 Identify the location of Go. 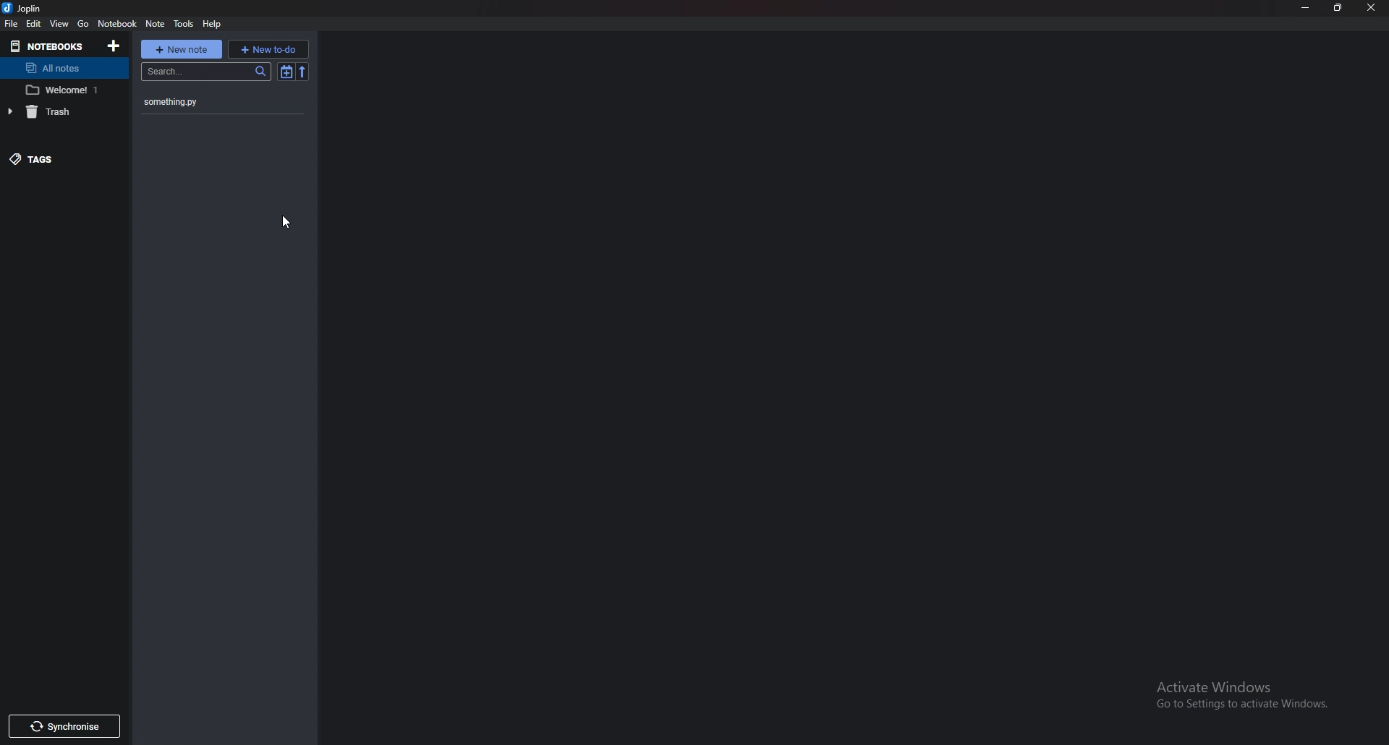
(84, 24).